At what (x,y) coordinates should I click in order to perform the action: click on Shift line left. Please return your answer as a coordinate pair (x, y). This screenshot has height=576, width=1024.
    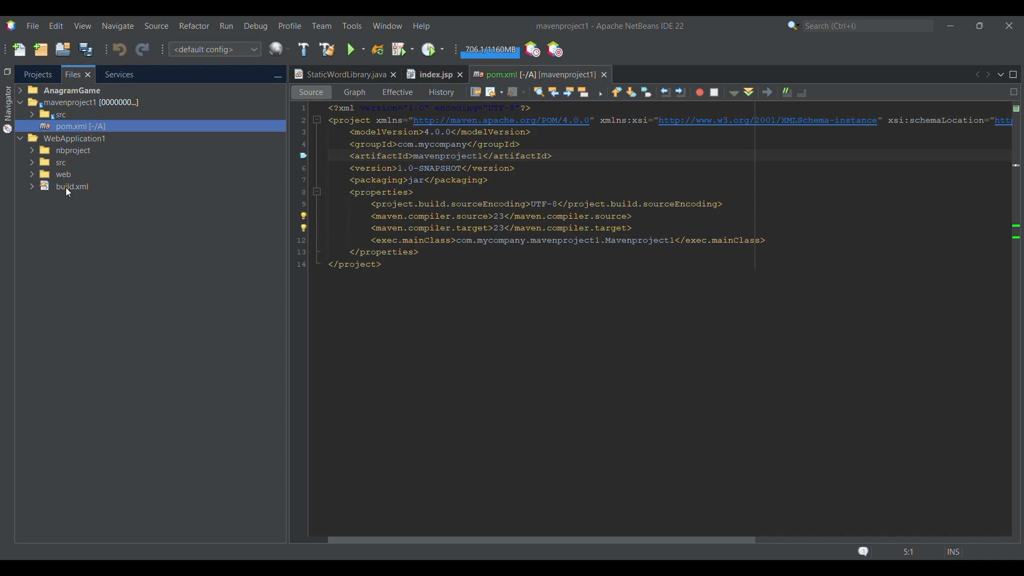
    Looking at the image, I should click on (664, 96).